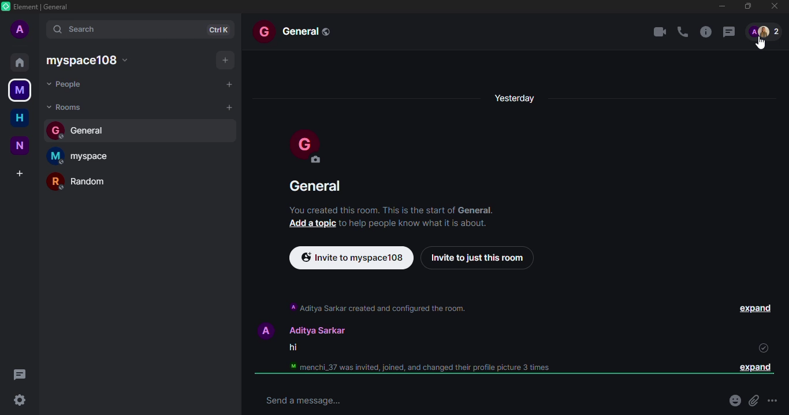 This screenshot has height=415, width=789. I want to click on cursor, so click(763, 43).